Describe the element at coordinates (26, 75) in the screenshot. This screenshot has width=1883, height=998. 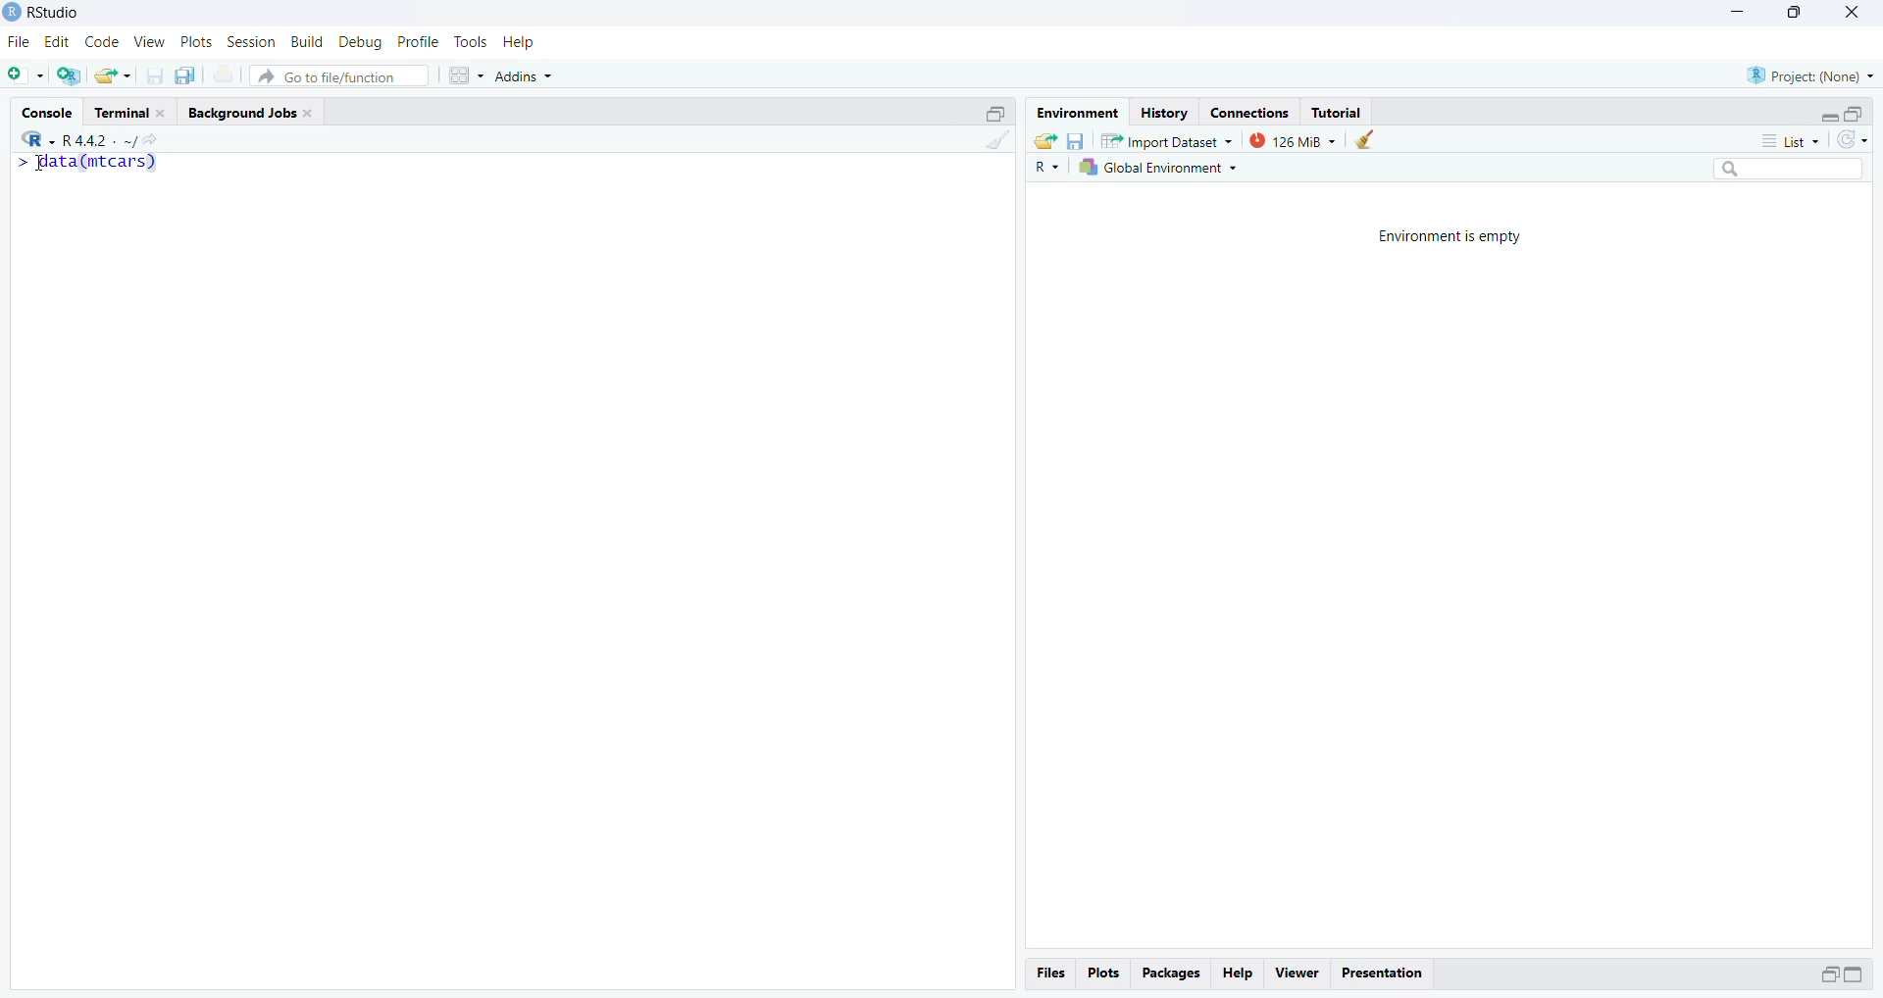
I see `new file` at that location.